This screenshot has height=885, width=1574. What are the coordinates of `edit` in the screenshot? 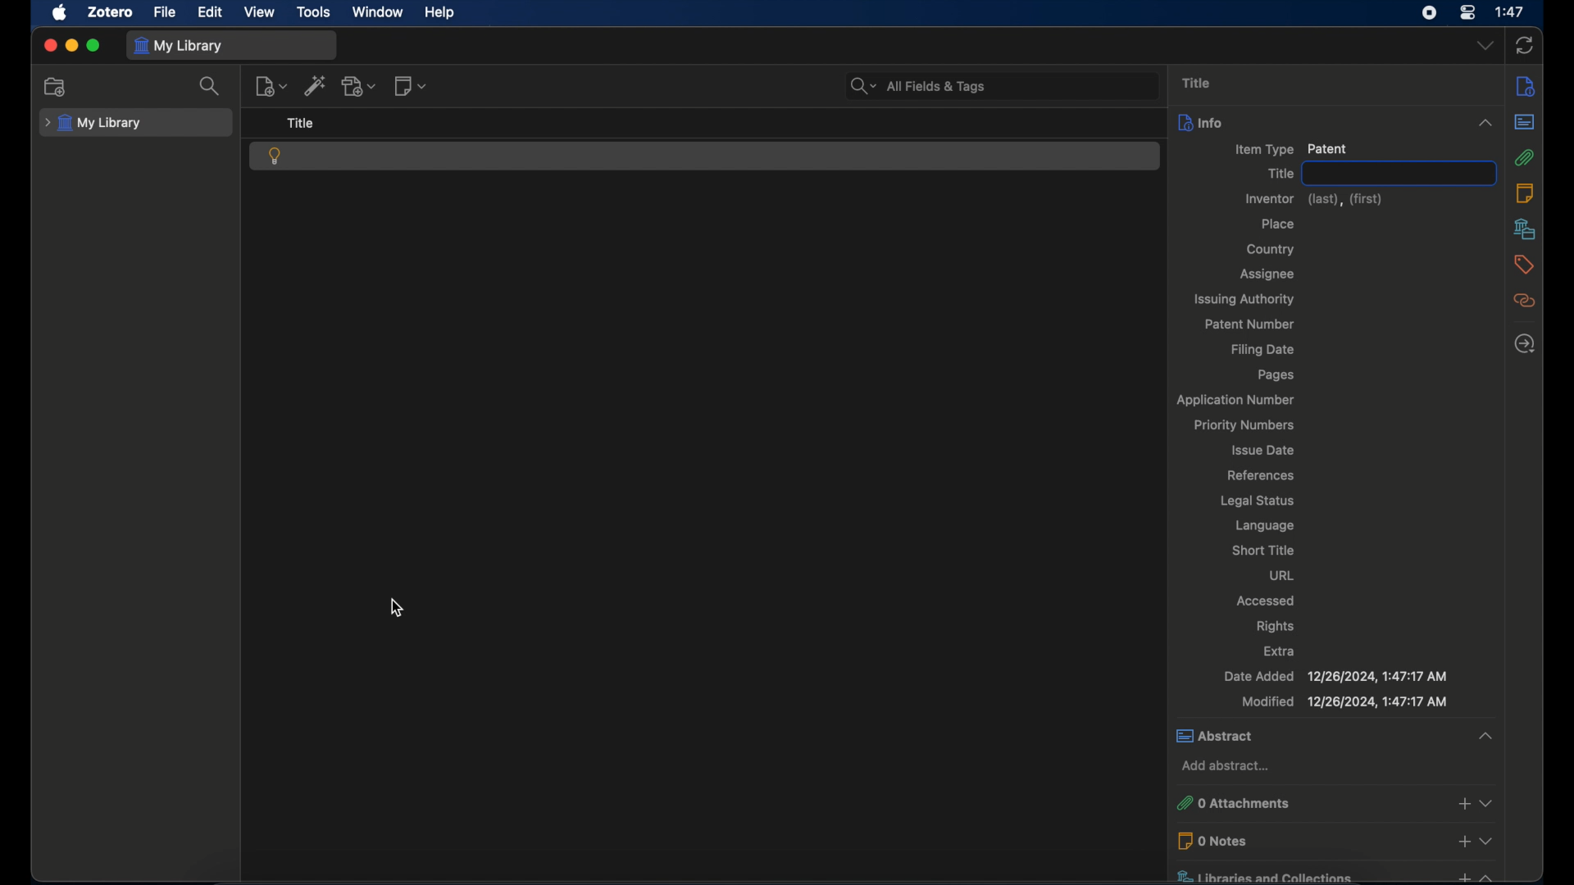 It's located at (210, 11).